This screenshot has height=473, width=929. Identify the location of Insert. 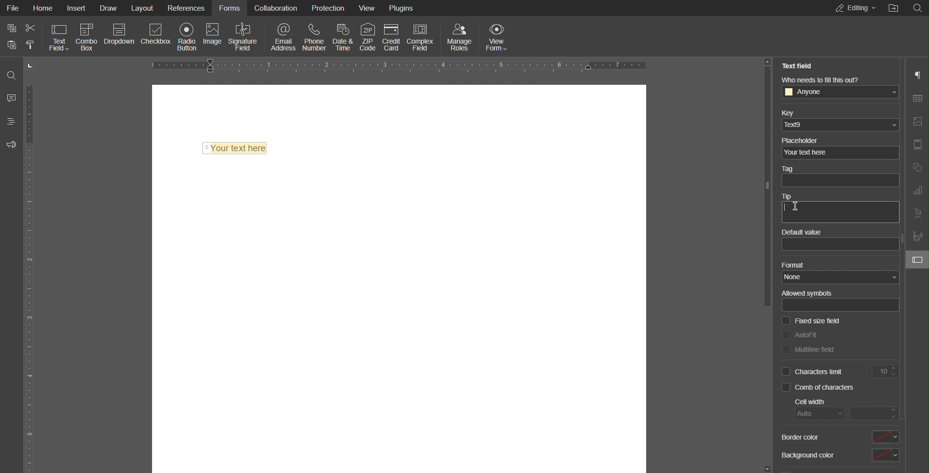
(75, 7).